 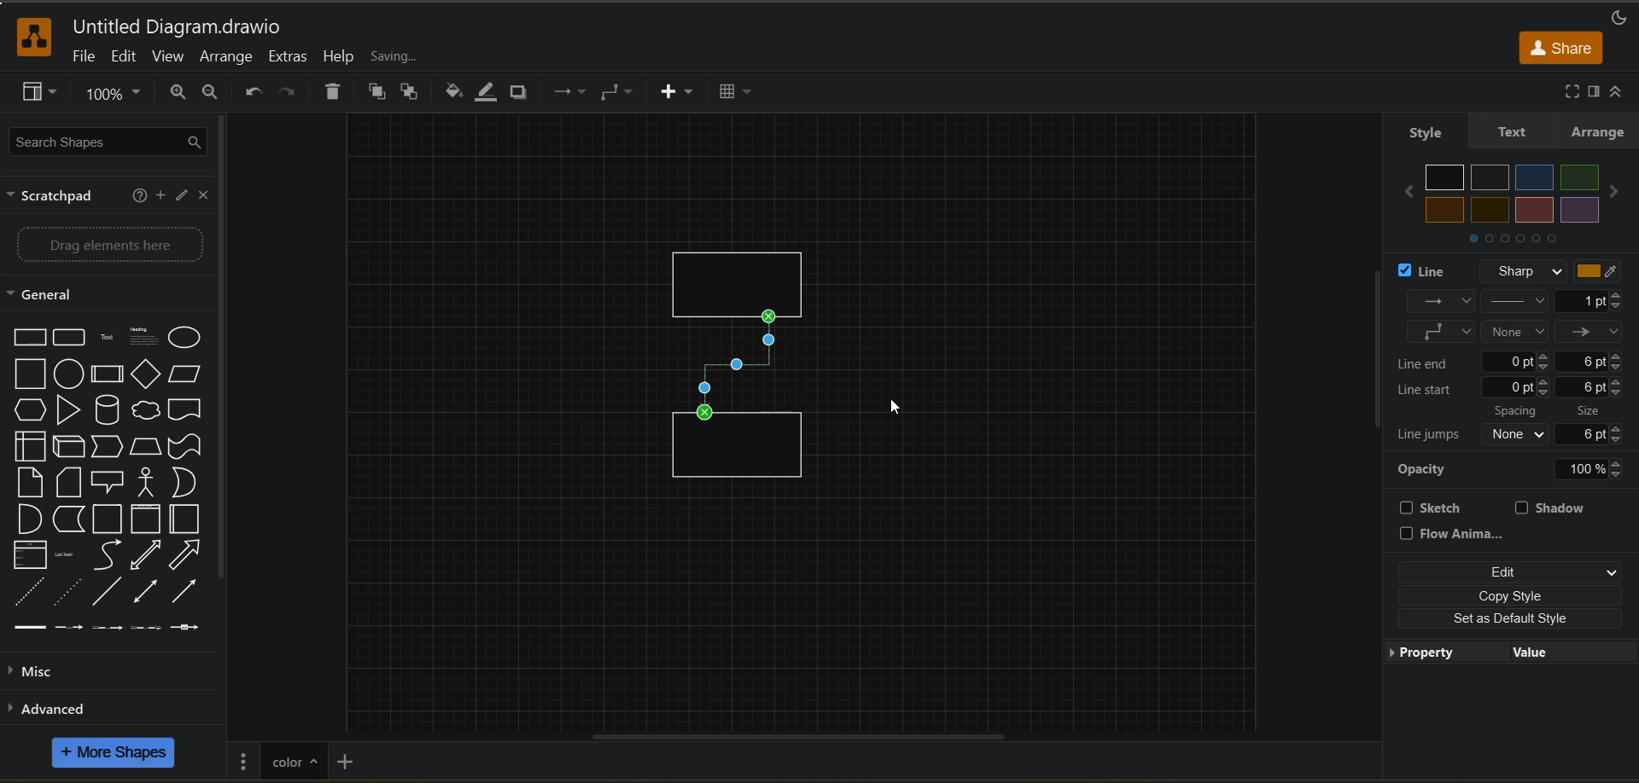 I want to click on colors, so click(x=1516, y=194).